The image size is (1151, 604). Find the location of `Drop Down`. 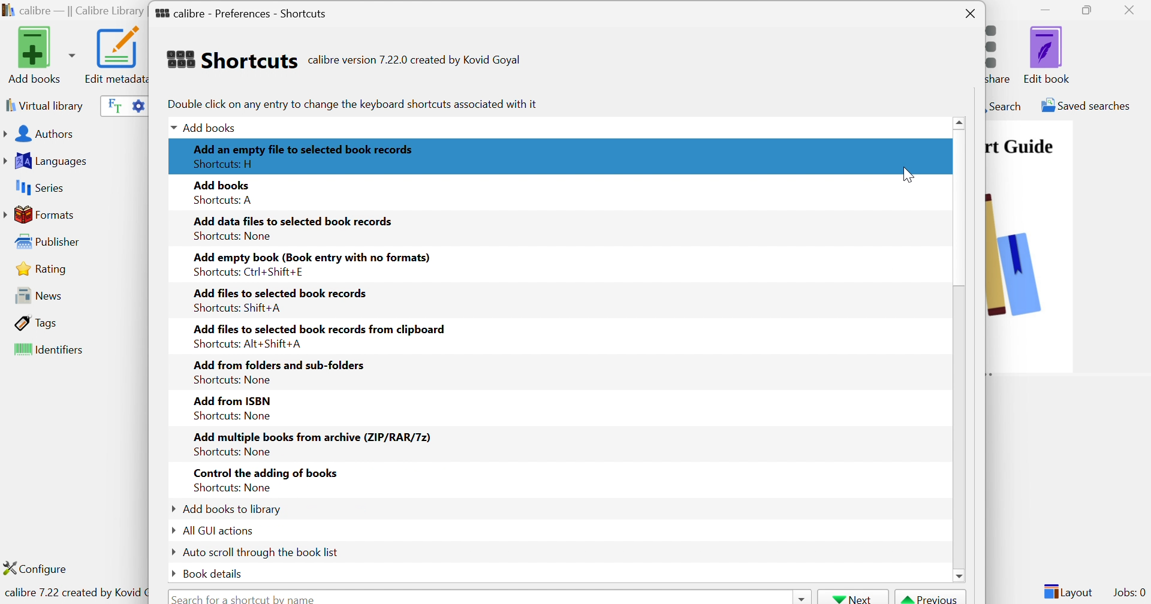

Drop Down is located at coordinates (173, 552).